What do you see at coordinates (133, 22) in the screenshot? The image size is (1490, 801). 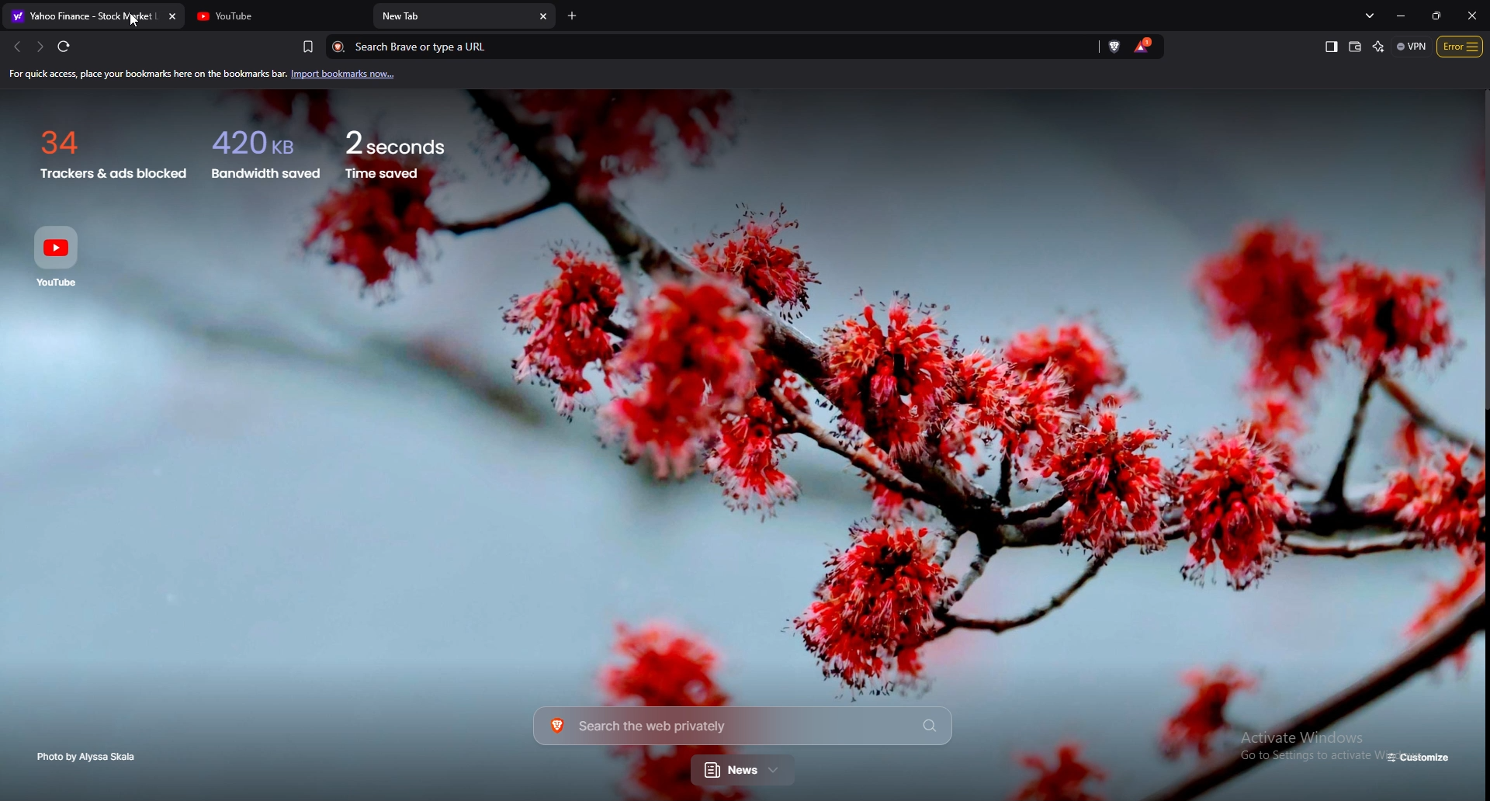 I see `cursor` at bounding box center [133, 22].